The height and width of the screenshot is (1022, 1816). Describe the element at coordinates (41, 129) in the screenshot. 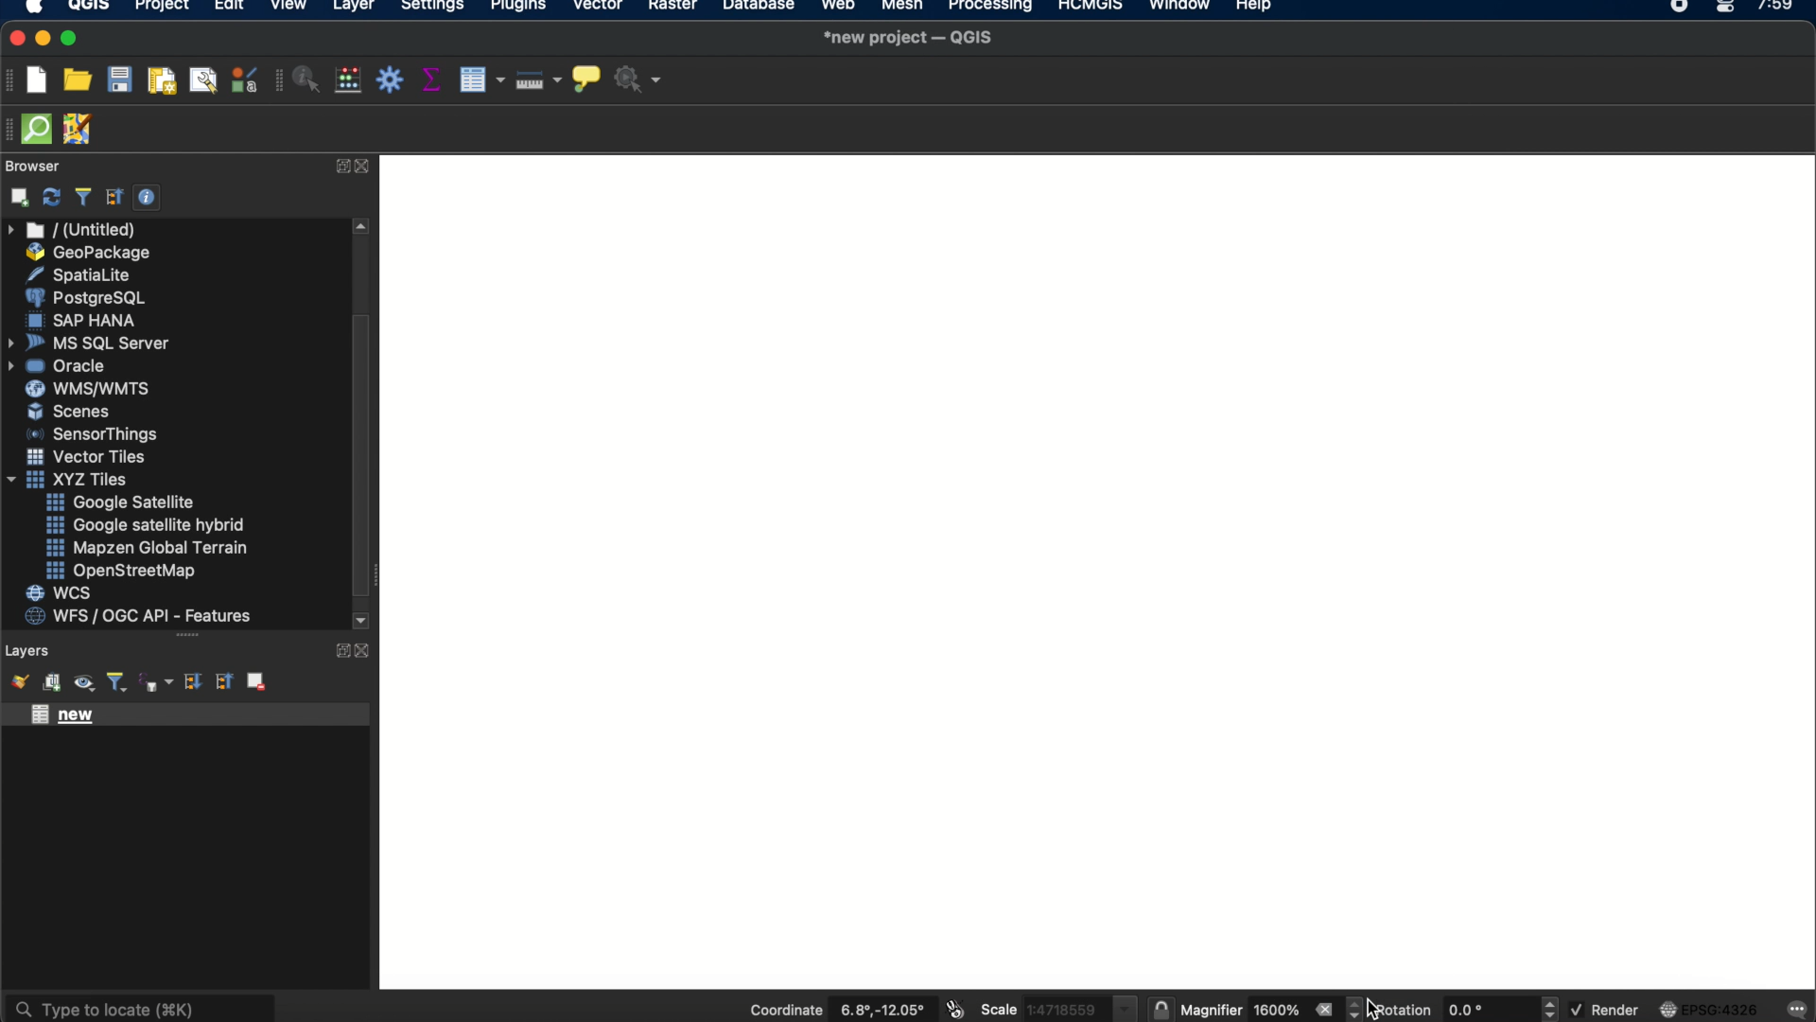

I see `QuickOSM` at that location.